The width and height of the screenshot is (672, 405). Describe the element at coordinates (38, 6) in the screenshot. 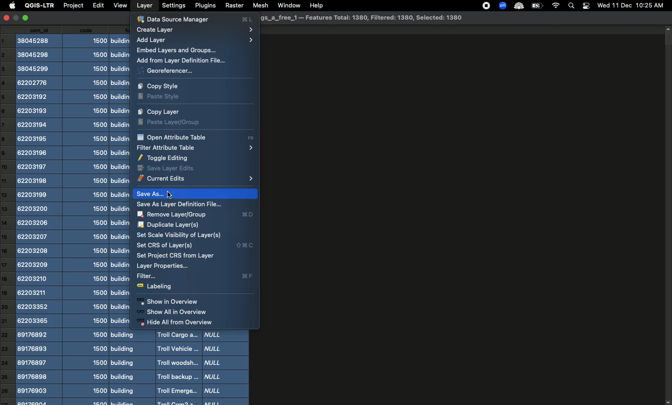

I see `QGIS-LTR` at that location.